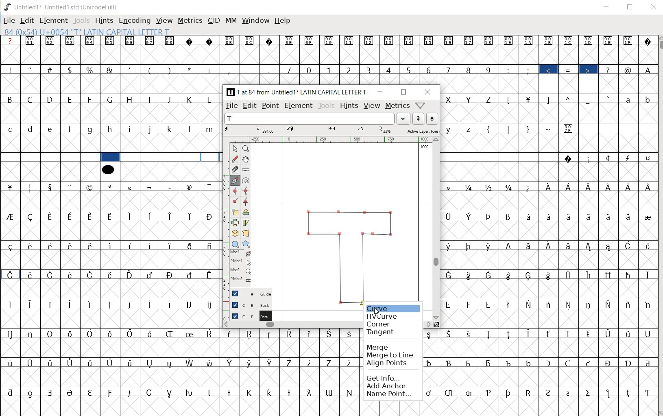  Describe the element at coordinates (390, 41) in the screenshot. I see `Symbol` at that location.